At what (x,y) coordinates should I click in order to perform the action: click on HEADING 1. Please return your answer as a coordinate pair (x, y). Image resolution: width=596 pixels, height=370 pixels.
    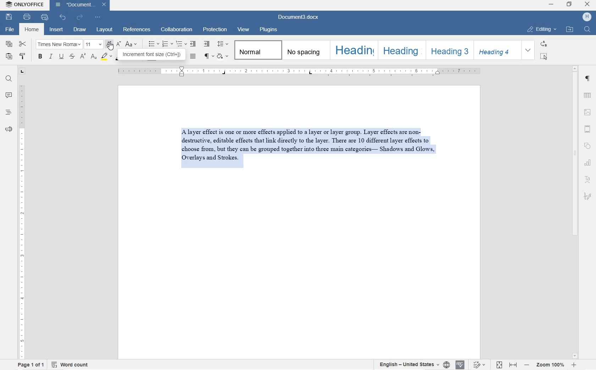
    Looking at the image, I should click on (354, 50).